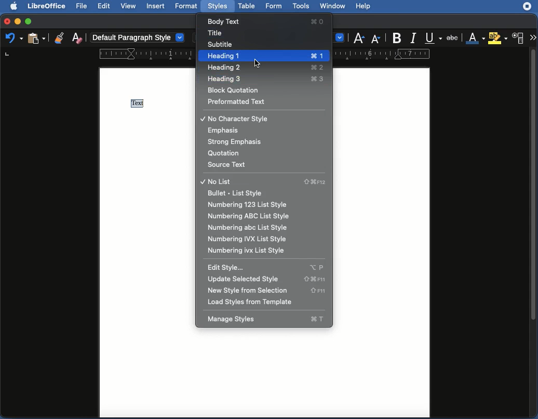 This screenshot has width=538, height=419. What do you see at coordinates (217, 33) in the screenshot?
I see `Title` at bounding box center [217, 33].